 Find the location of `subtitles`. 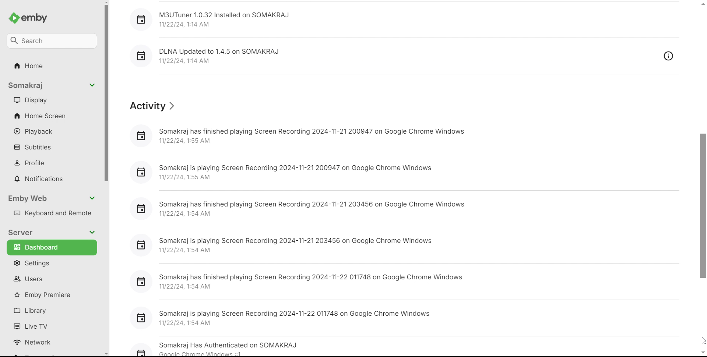

subtitles is located at coordinates (52, 146).